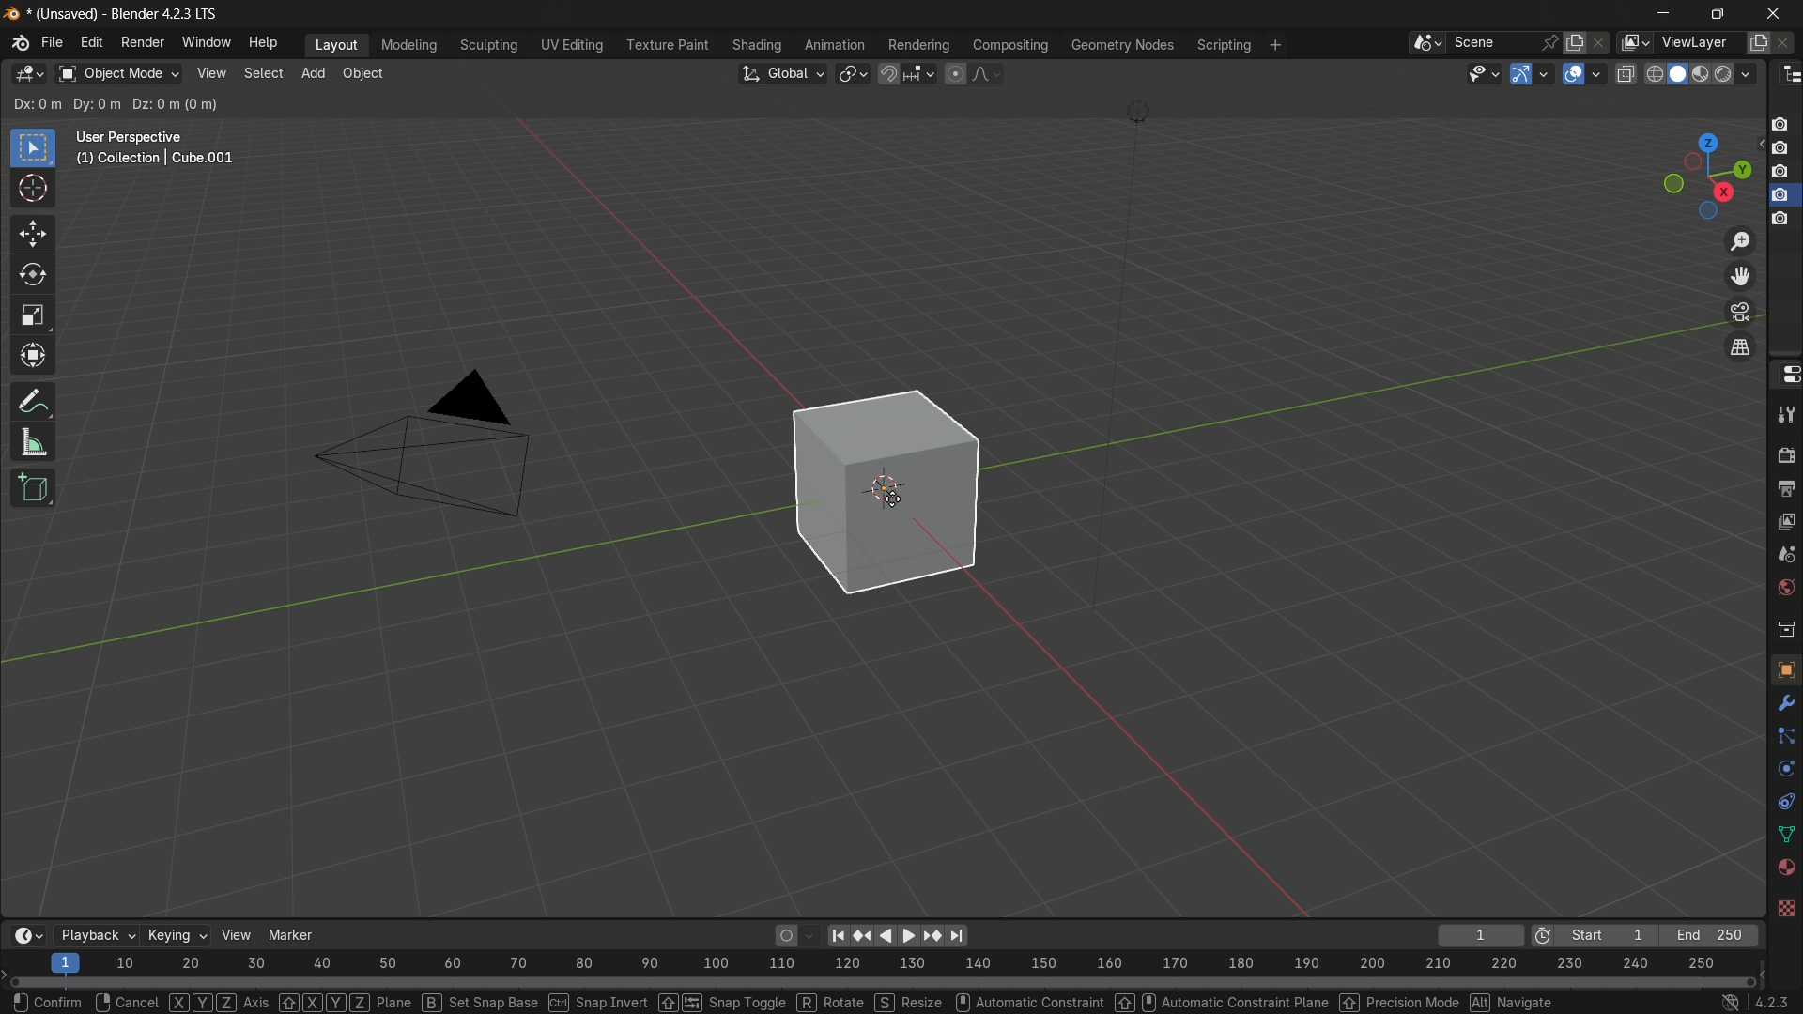 This screenshot has width=1803, height=1014. What do you see at coordinates (1785, 586) in the screenshot?
I see `world` at bounding box center [1785, 586].